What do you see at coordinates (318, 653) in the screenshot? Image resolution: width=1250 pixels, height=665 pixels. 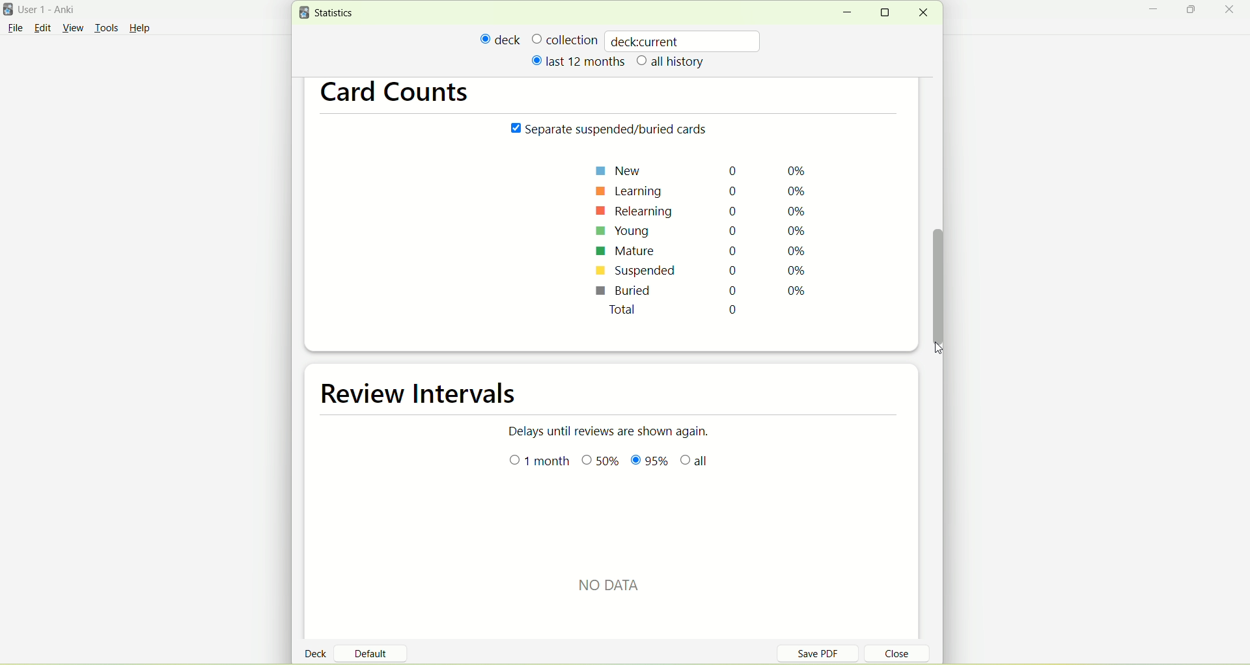 I see `deck` at bounding box center [318, 653].